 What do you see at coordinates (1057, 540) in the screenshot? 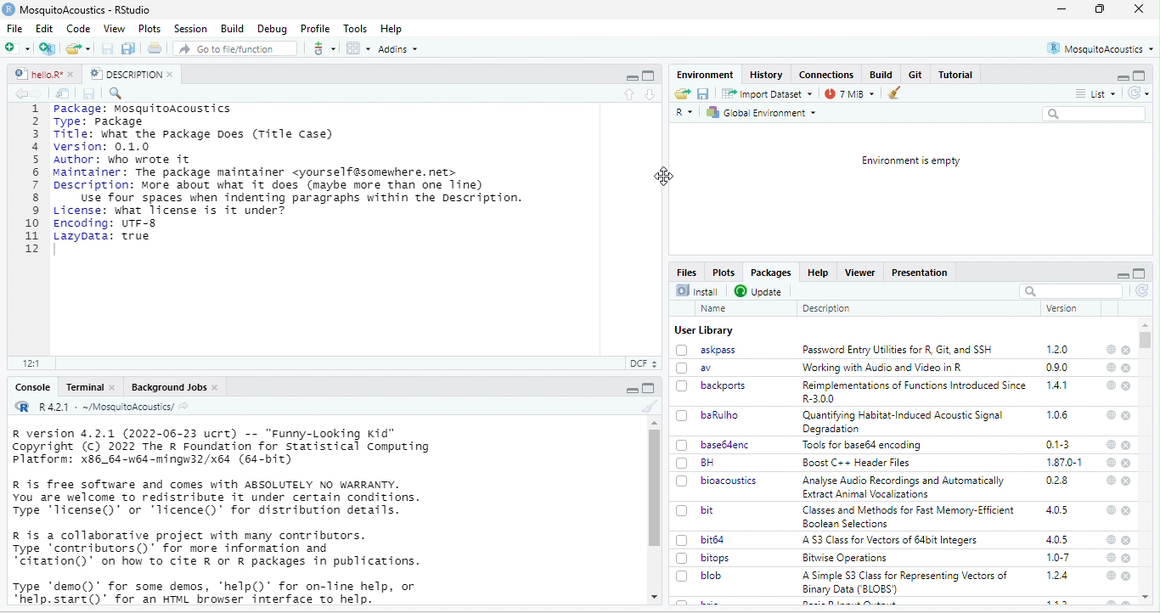
I see `4.0.5` at bounding box center [1057, 540].